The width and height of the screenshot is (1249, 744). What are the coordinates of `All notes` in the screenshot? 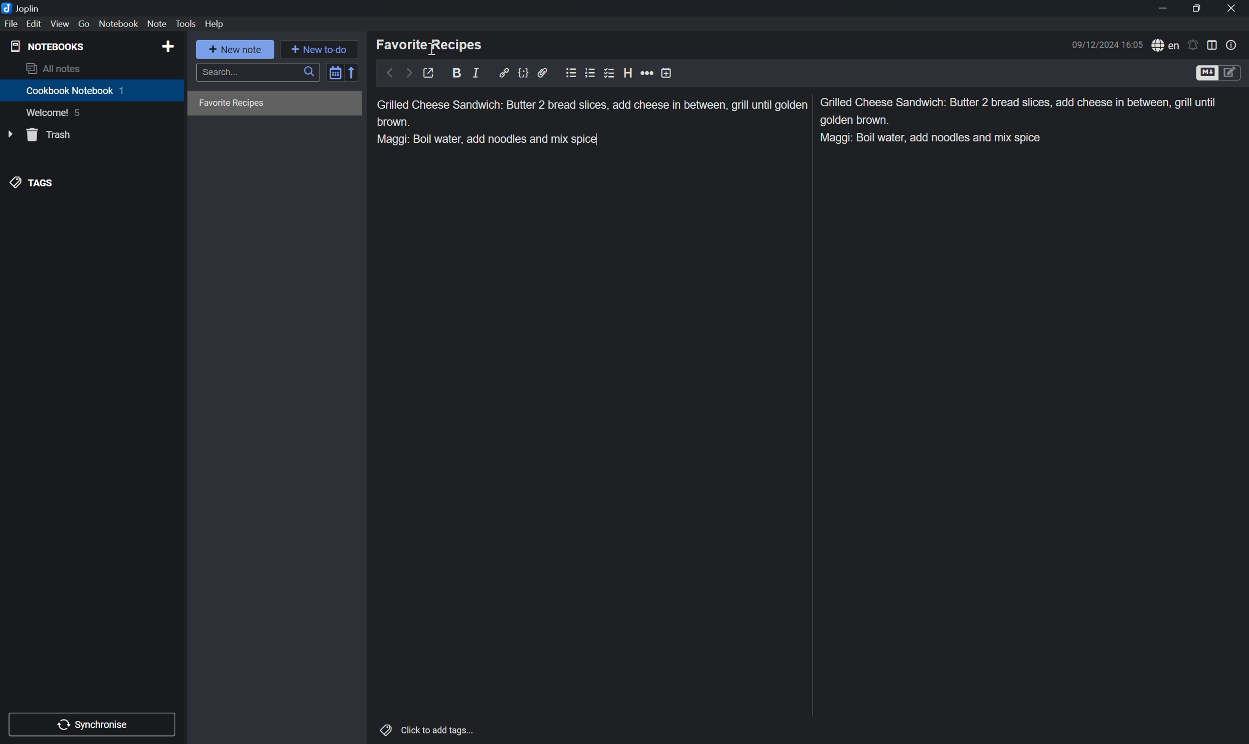 It's located at (53, 69).